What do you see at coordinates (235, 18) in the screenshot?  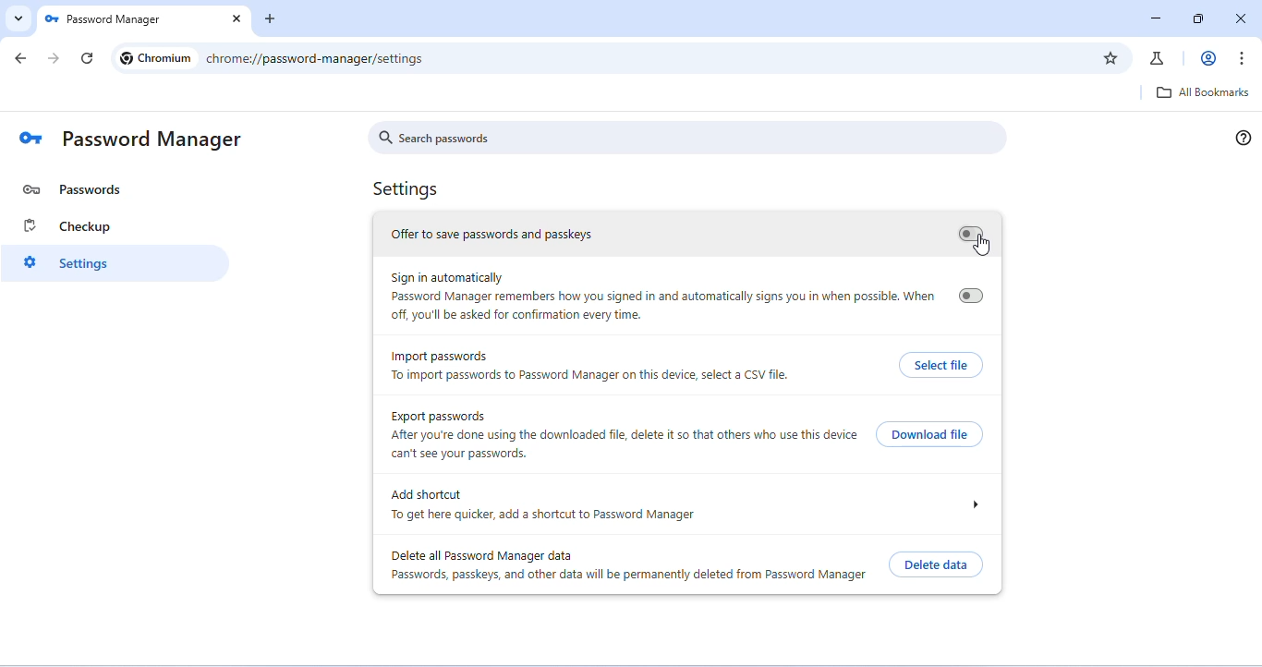 I see `close tab` at bounding box center [235, 18].